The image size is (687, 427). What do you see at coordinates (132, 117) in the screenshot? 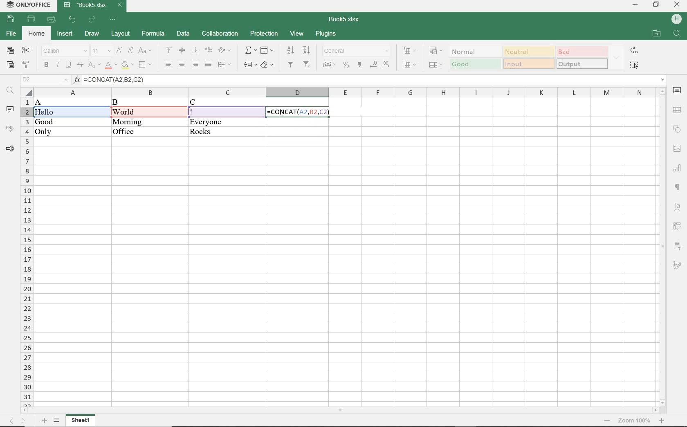
I see `DATA` at bounding box center [132, 117].